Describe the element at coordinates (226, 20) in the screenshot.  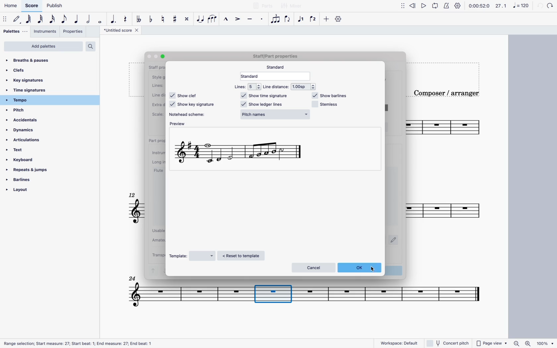
I see `marcato` at that location.